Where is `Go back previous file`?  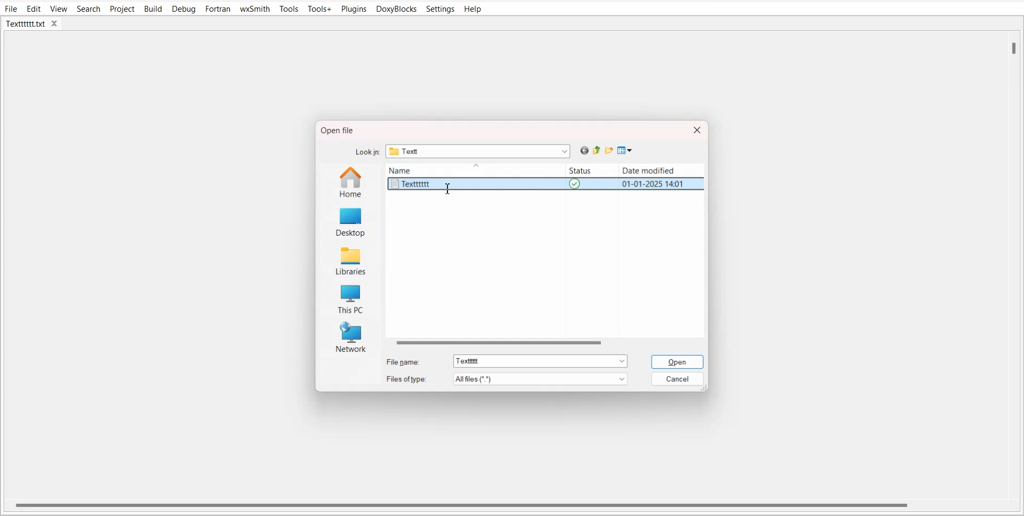
Go back previous file is located at coordinates (585, 150).